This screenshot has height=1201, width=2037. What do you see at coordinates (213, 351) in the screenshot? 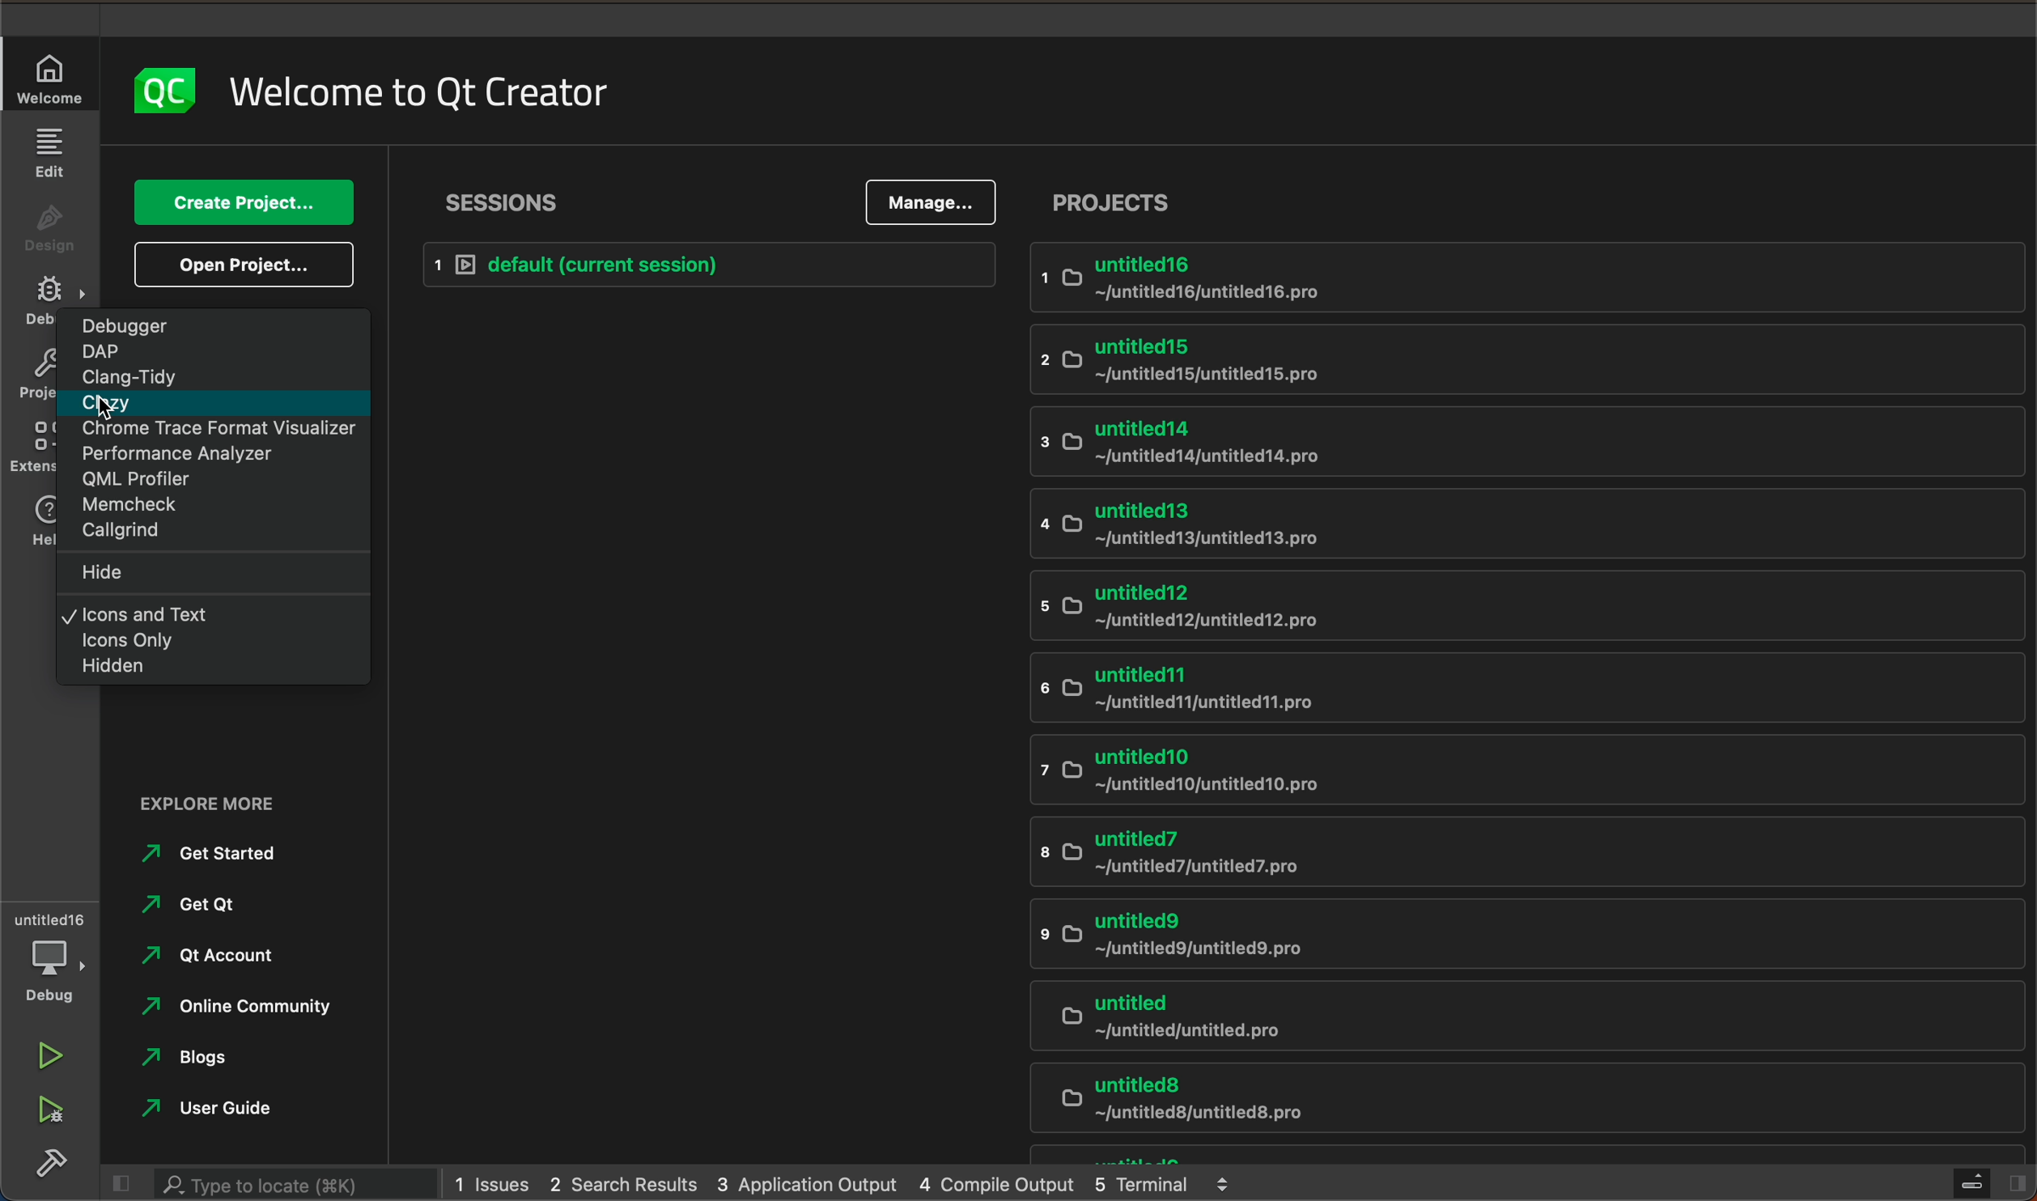
I see `dap` at bounding box center [213, 351].